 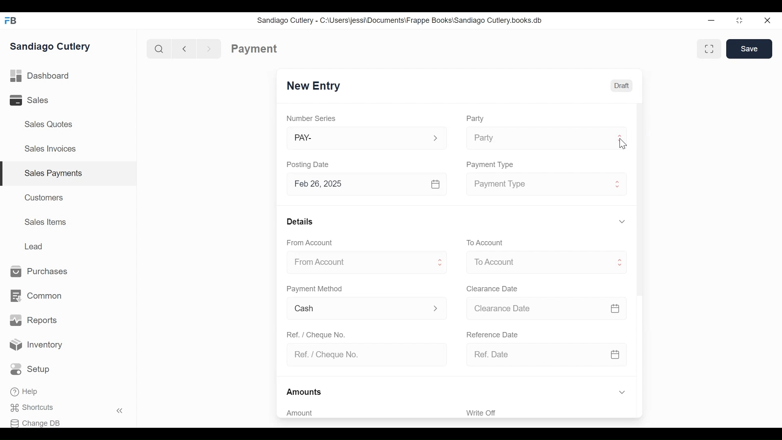 I want to click on From Account, so click(x=357, y=263).